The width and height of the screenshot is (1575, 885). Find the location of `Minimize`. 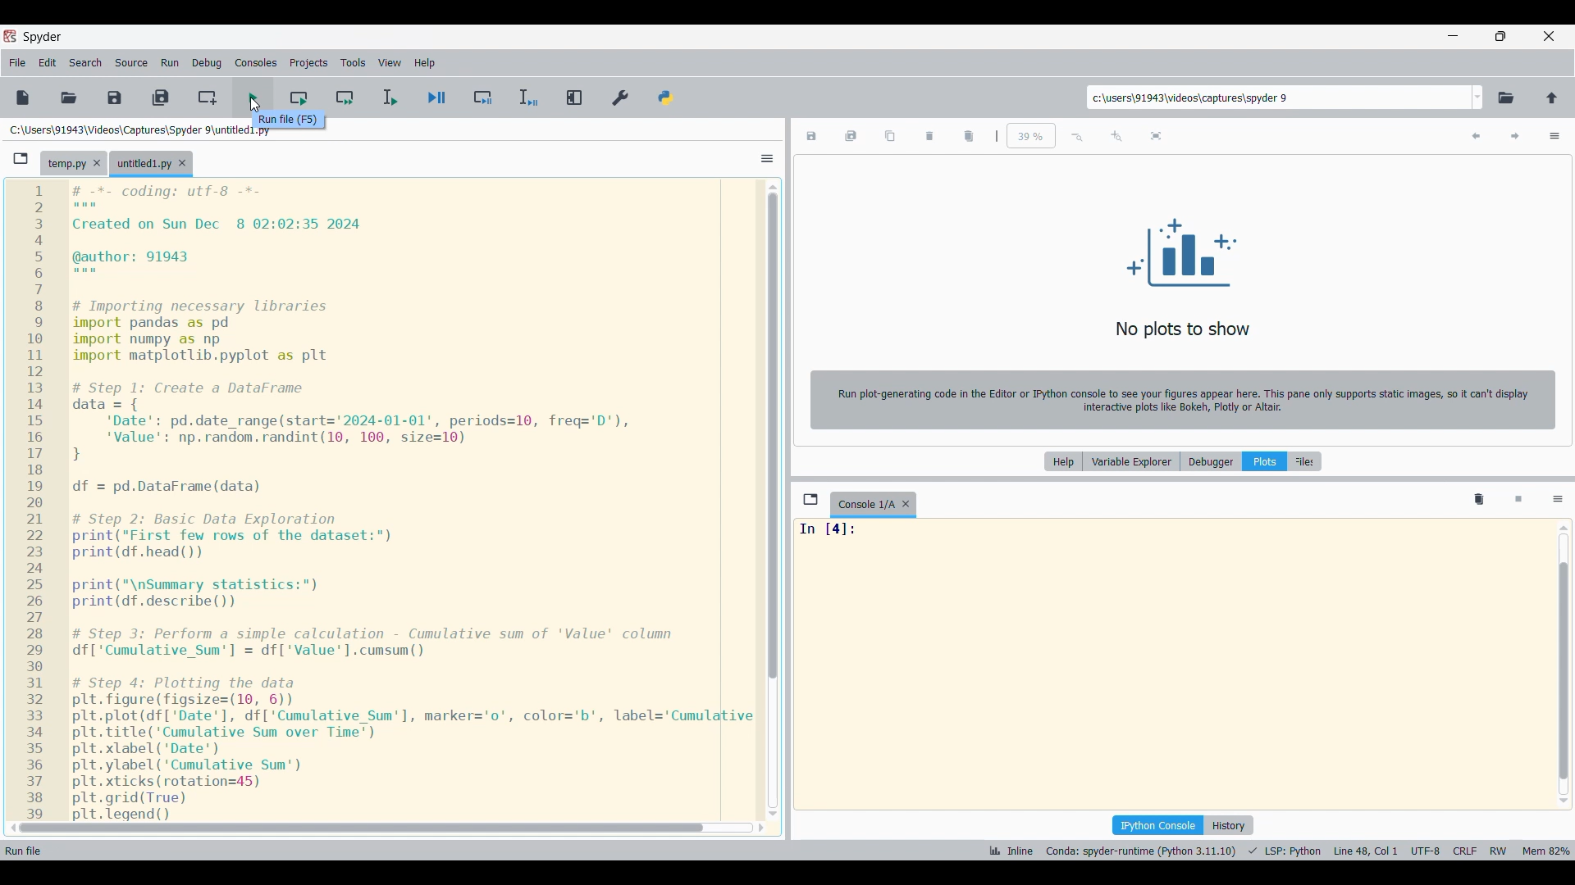

Minimize is located at coordinates (1453, 37).